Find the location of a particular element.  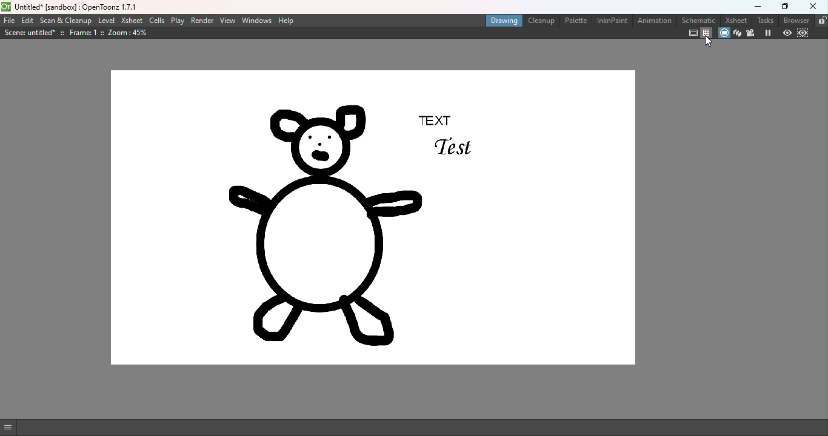

Sub-camera preview is located at coordinates (805, 33).